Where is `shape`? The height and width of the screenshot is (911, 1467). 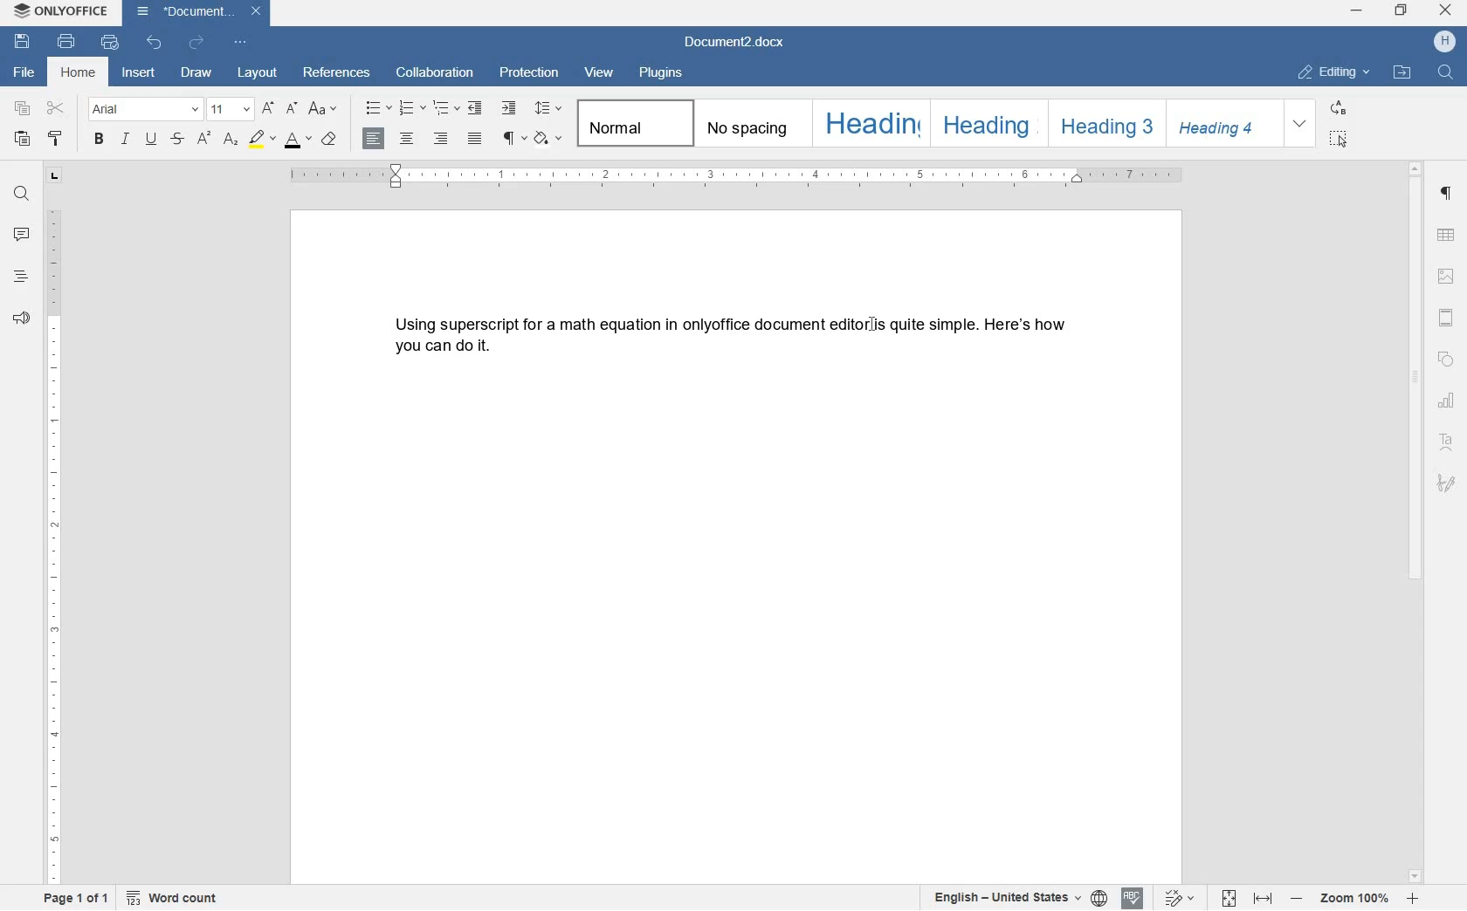
shape is located at coordinates (1445, 361).